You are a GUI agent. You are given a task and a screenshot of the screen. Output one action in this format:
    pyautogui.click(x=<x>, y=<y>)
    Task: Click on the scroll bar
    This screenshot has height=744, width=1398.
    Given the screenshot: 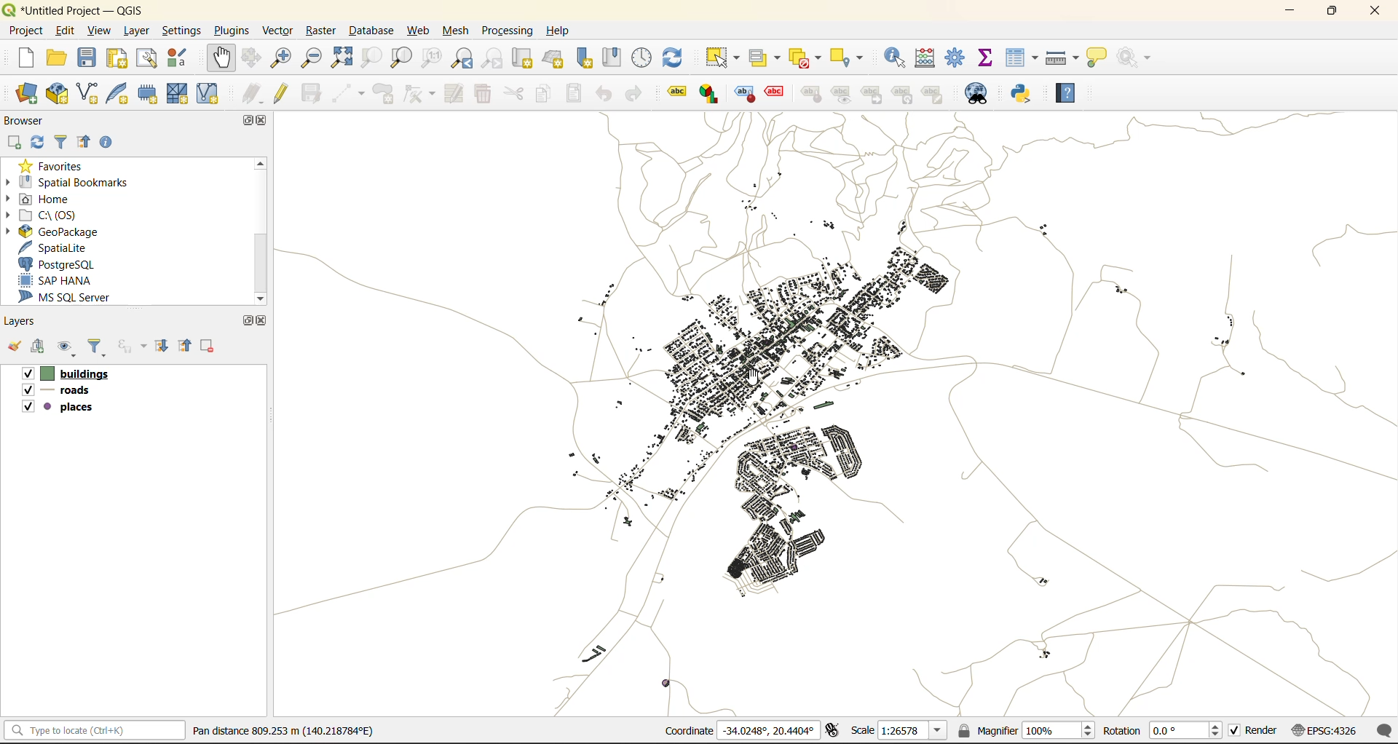 What is the action you would take?
    pyautogui.click(x=261, y=231)
    